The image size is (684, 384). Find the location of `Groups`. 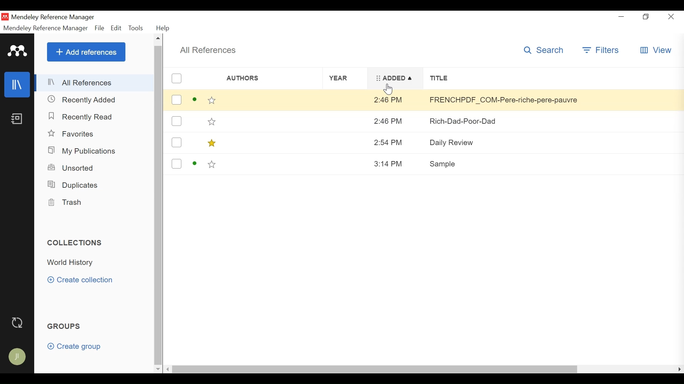

Groups is located at coordinates (65, 327).